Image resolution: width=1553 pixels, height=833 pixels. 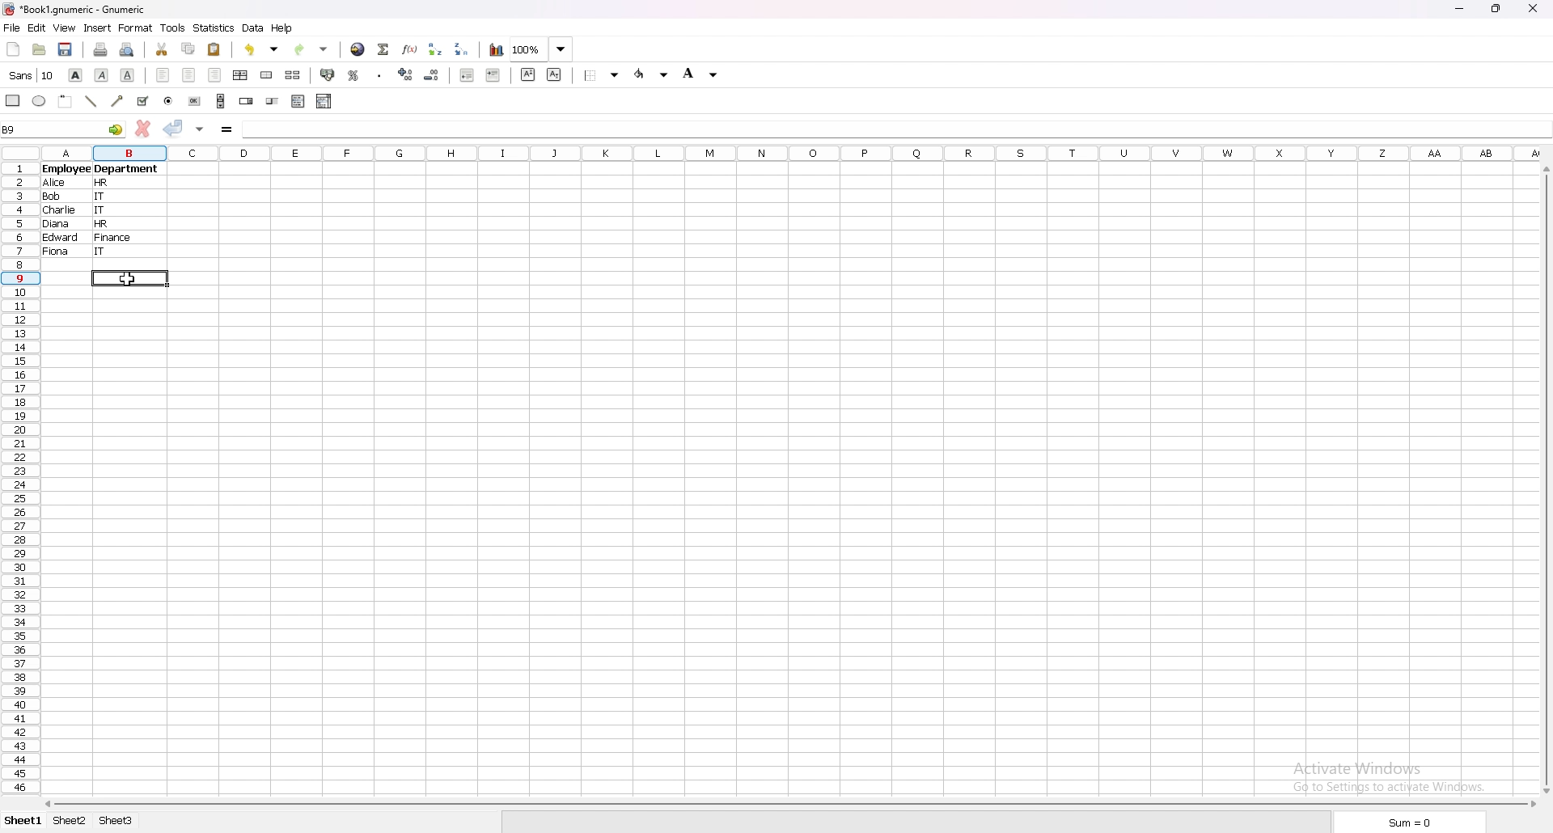 What do you see at coordinates (1459, 10) in the screenshot?
I see `minimize` at bounding box center [1459, 10].